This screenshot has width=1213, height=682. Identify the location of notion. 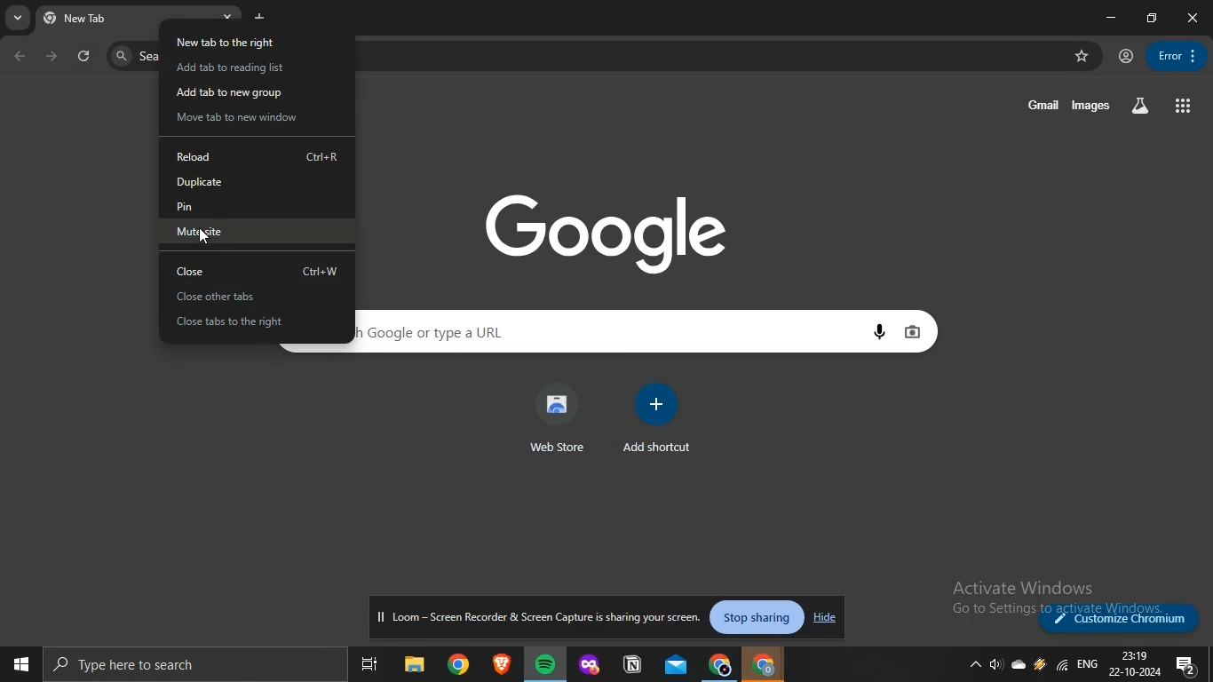
(632, 665).